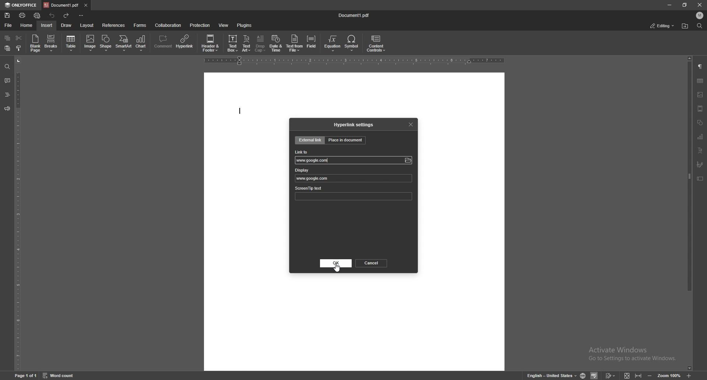 The width and height of the screenshot is (707, 380). I want to click on vertical scale, so click(17, 214).